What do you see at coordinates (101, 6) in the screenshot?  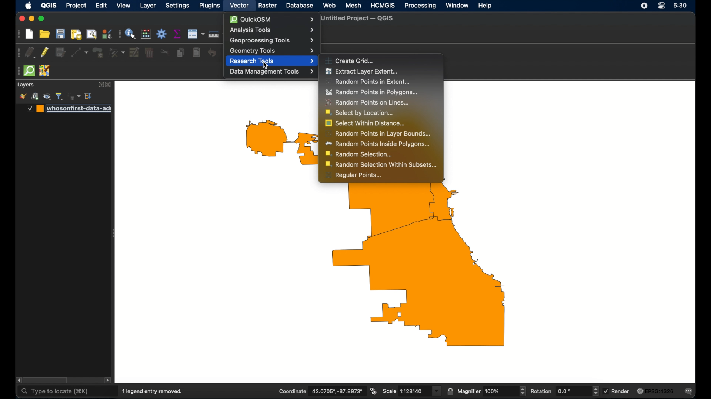 I see `edit` at bounding box center [101, 6].